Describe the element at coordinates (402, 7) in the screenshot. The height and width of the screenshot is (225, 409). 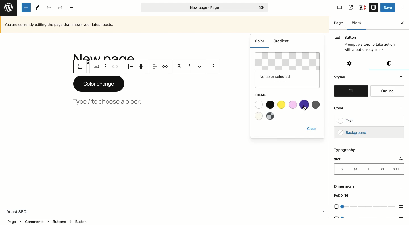
I see `Options` at that location.